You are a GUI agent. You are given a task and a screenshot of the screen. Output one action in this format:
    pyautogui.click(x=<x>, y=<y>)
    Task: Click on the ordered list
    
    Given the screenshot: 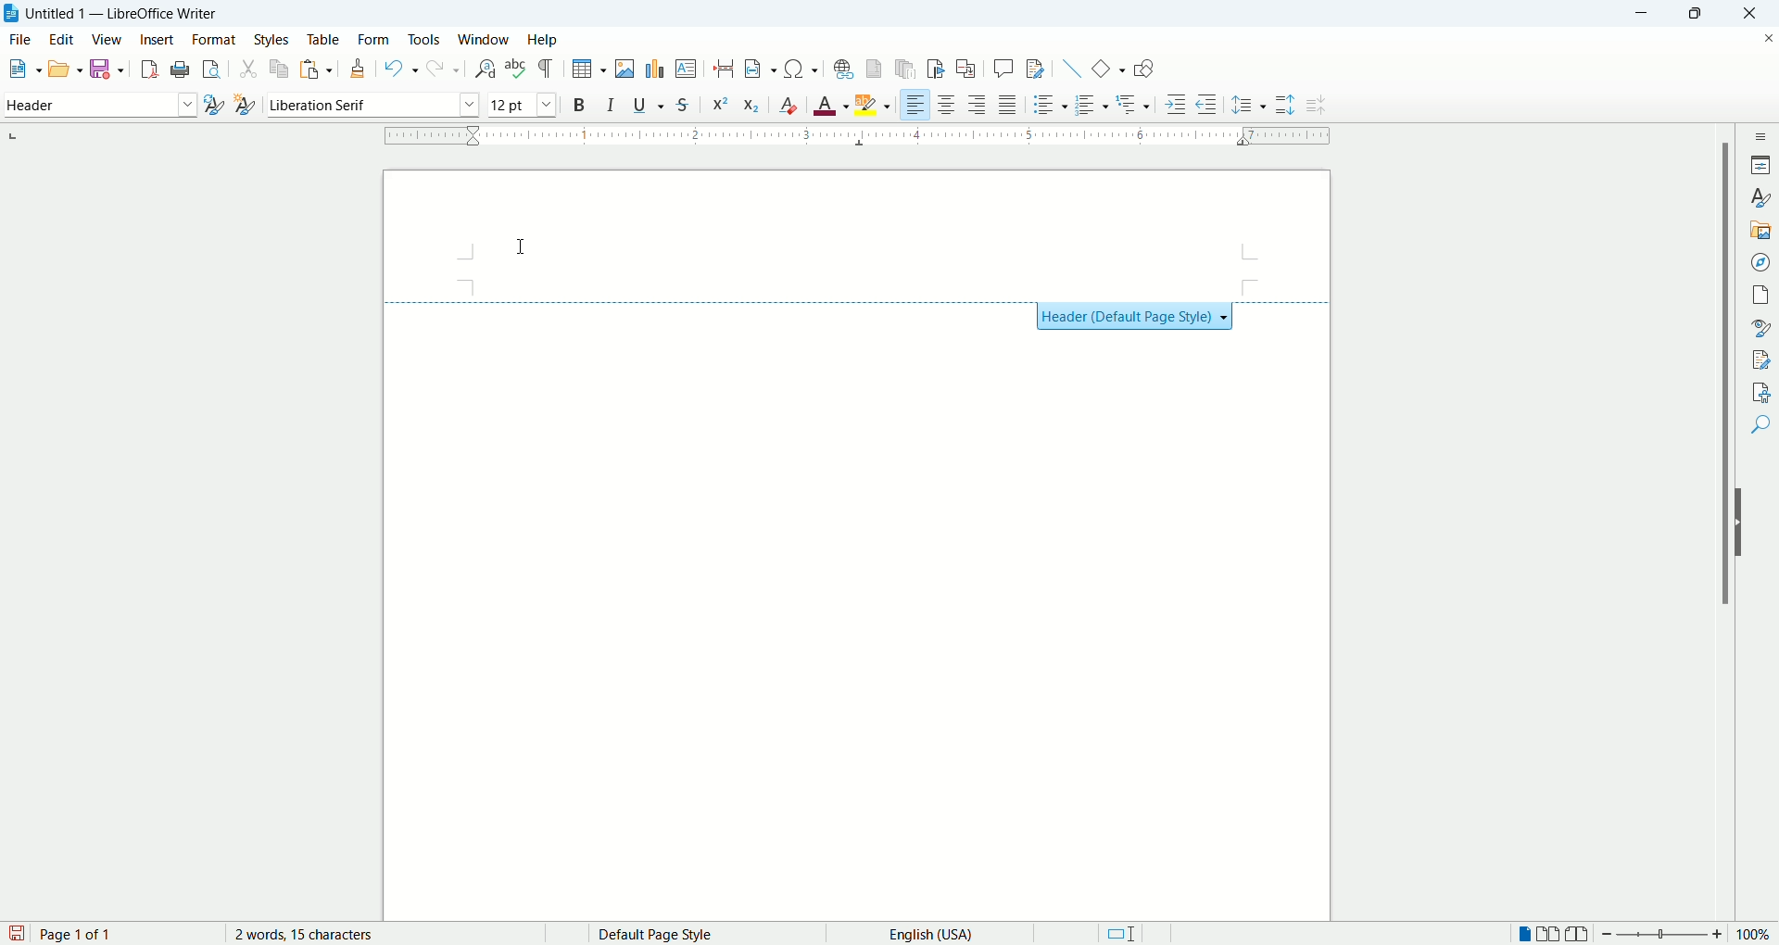 What is the action you would take?
    pyautogui.click(x=1091, y=105)
    